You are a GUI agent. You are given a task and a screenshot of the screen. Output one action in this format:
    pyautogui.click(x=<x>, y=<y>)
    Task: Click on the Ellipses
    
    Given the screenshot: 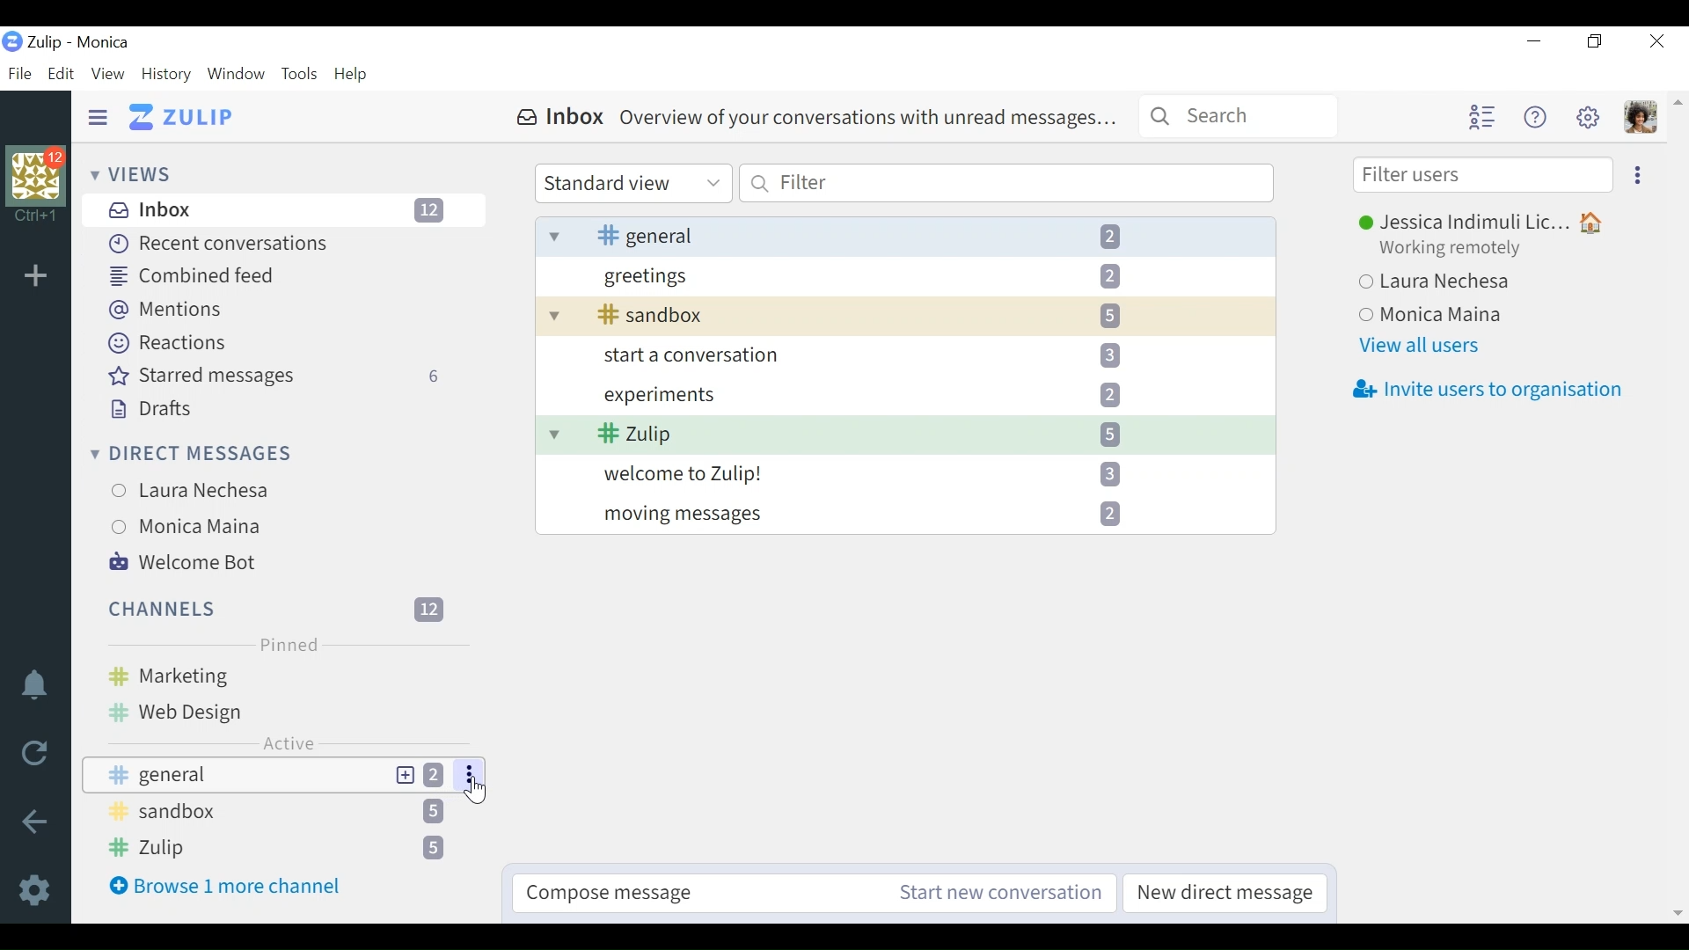 What is the action you would take?
    pyautogui.click(x=471, y=775)
    